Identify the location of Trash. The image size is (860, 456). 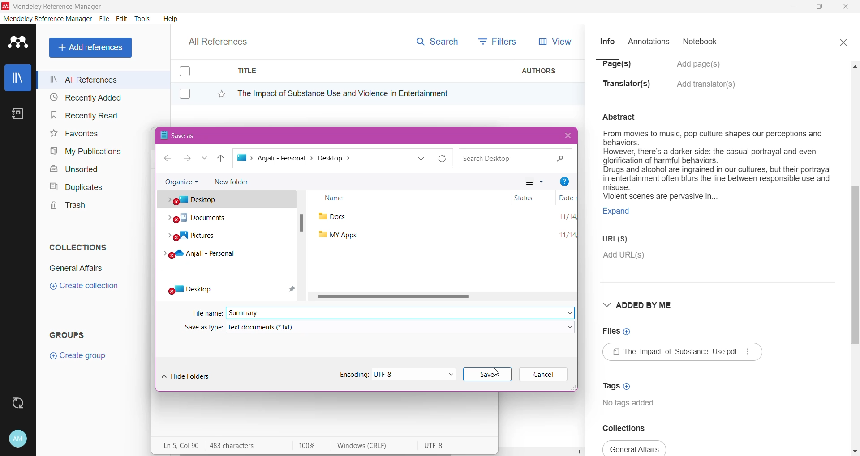
(65, 207).